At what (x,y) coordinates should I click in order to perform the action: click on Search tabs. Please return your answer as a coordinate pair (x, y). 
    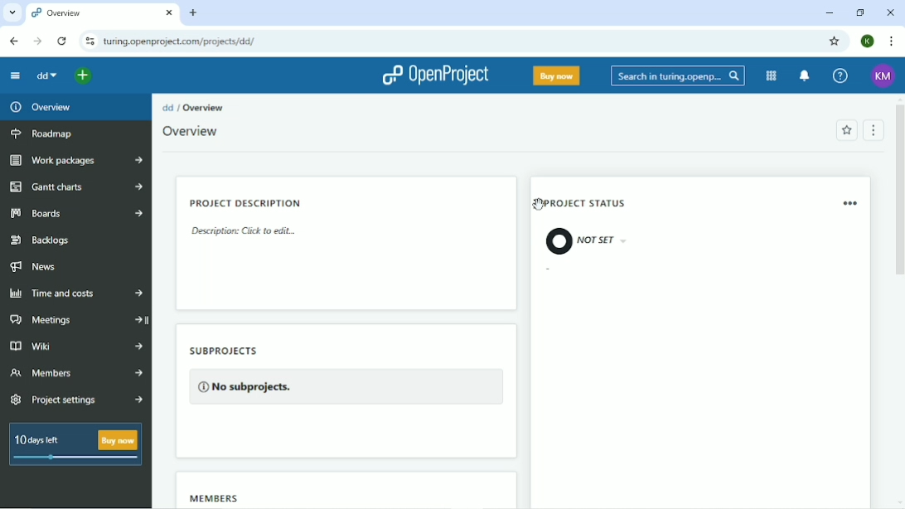
    Looking at the image, I should click on (12, 12).